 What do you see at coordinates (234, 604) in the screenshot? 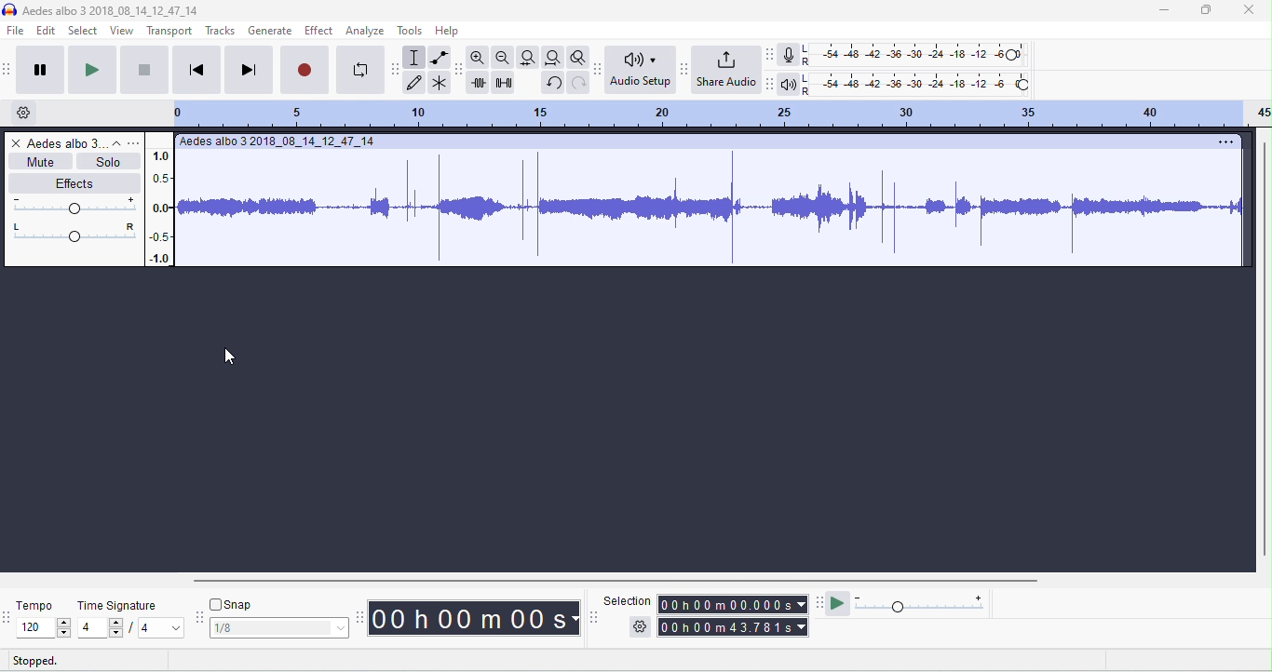
I see `snap` at bounding box center [234, 604].